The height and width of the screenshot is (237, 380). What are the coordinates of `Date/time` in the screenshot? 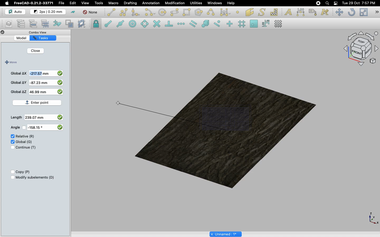 It's located at (359, 3).